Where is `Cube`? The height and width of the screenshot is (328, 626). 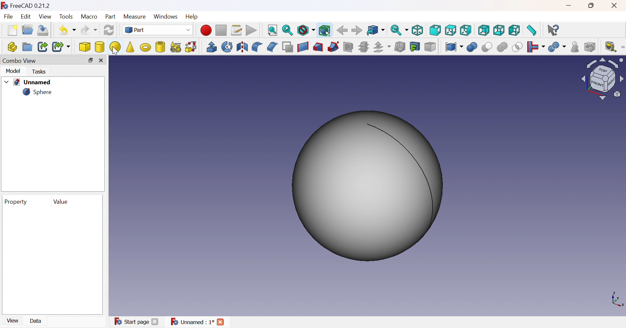
Cube is located at coordinates (85, 47).